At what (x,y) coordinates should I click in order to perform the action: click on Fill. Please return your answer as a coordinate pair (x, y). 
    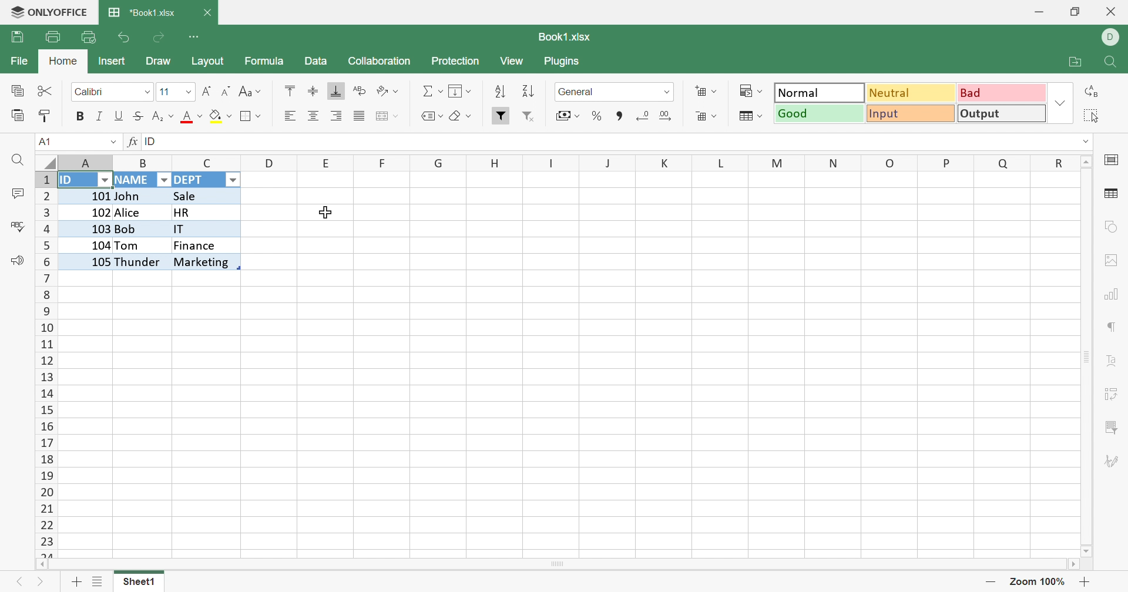
    Looking at the image, I should click on (459, 90).